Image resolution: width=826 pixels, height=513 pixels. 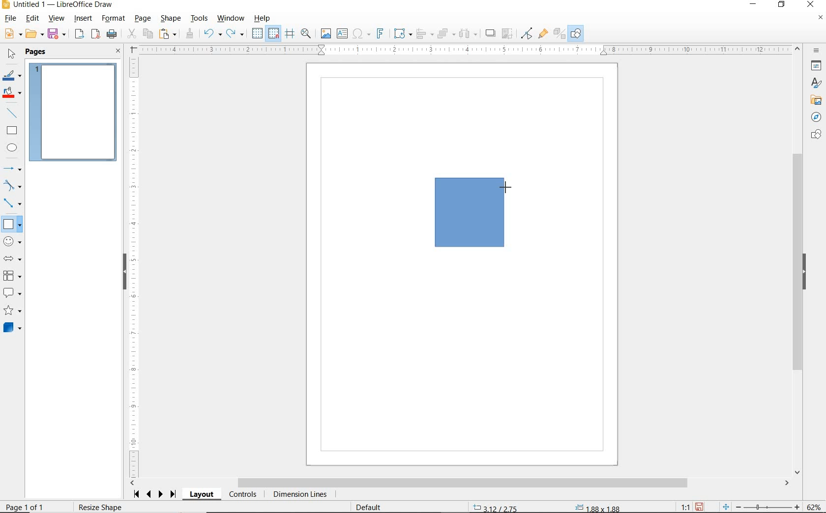 I want to click on ZOOM FACTOR, so click(x=813, y=507).